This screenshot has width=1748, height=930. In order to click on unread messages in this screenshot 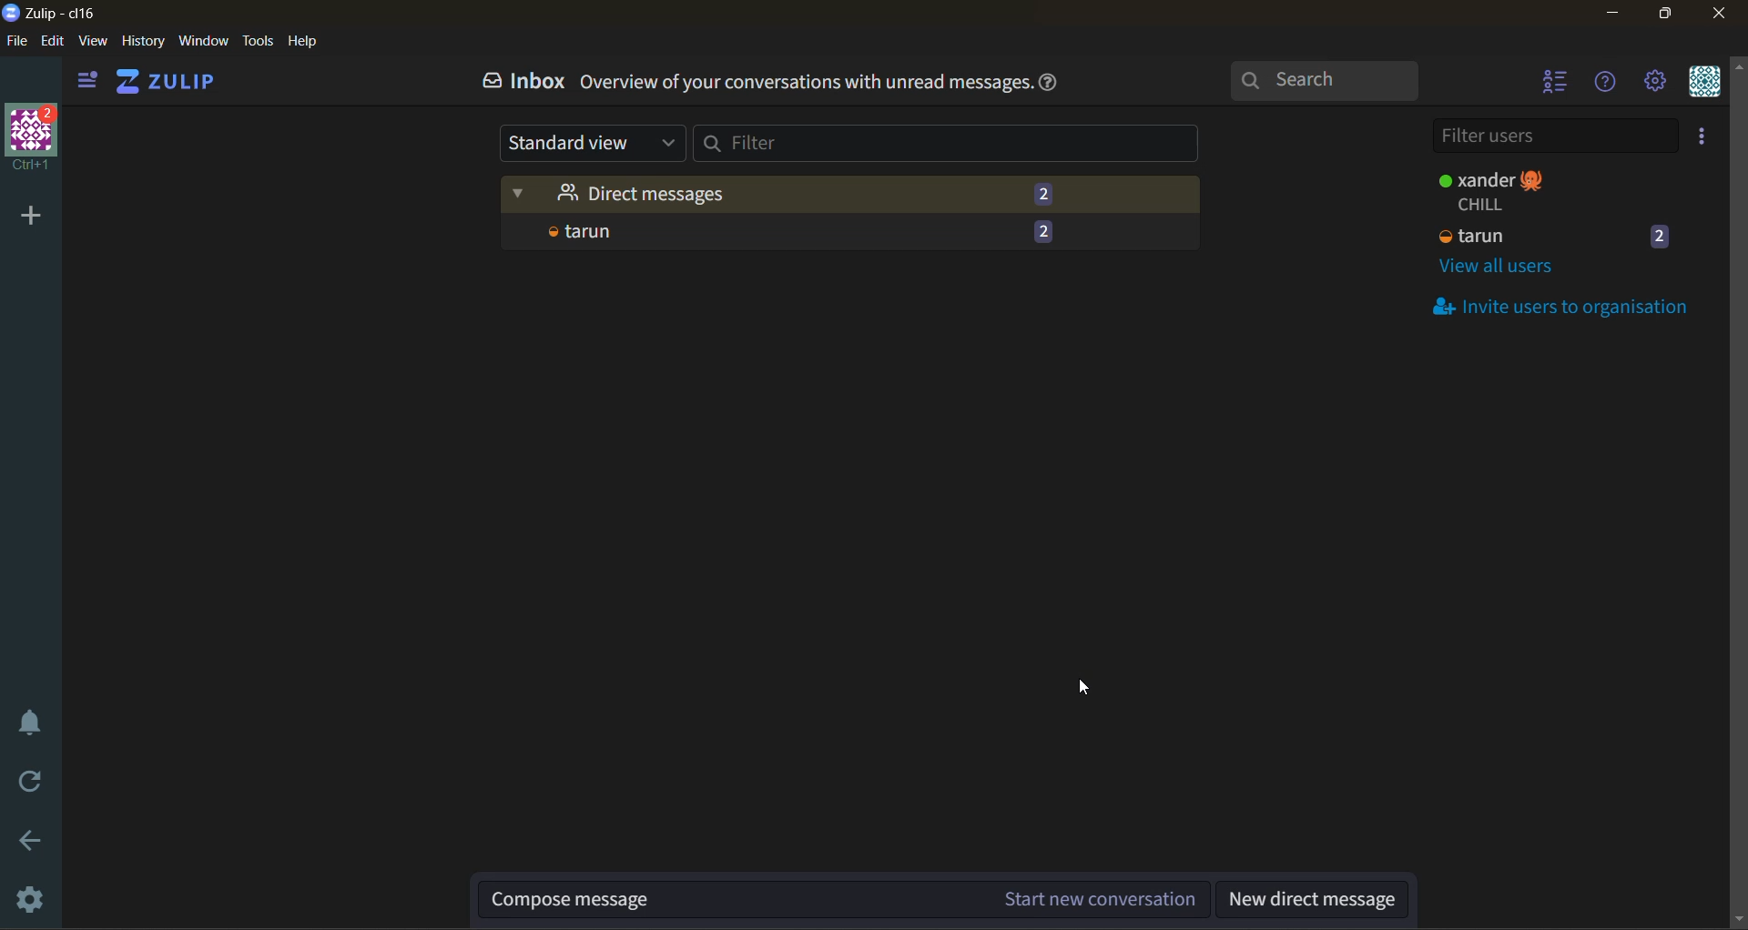, I will do `click(852, 188)`.